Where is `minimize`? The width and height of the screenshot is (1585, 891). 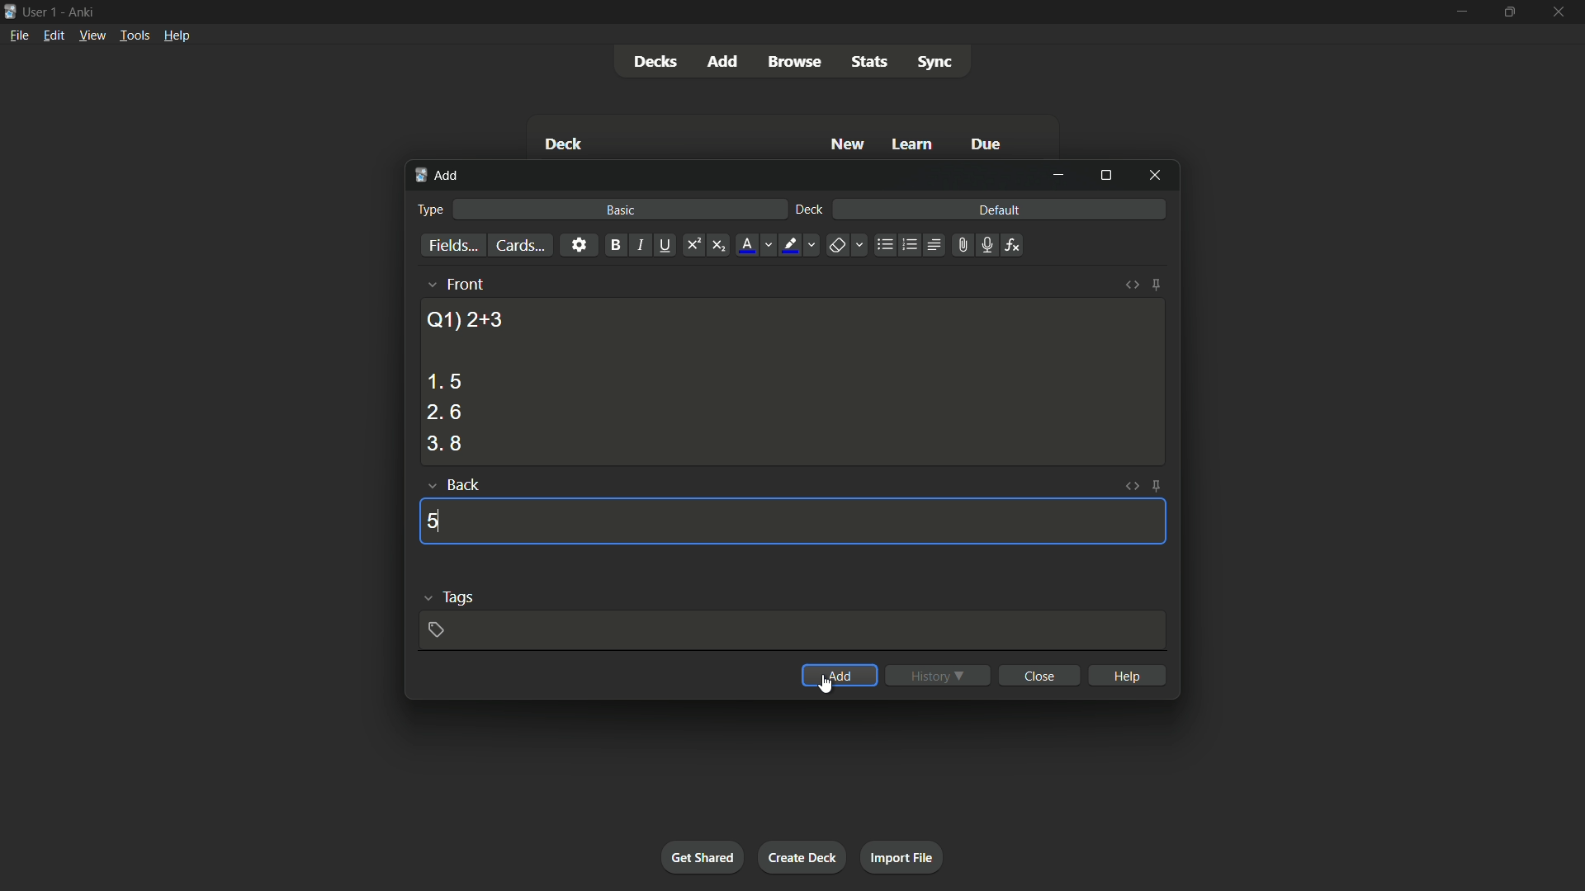
minimize is located at coordinates (1058, 175).